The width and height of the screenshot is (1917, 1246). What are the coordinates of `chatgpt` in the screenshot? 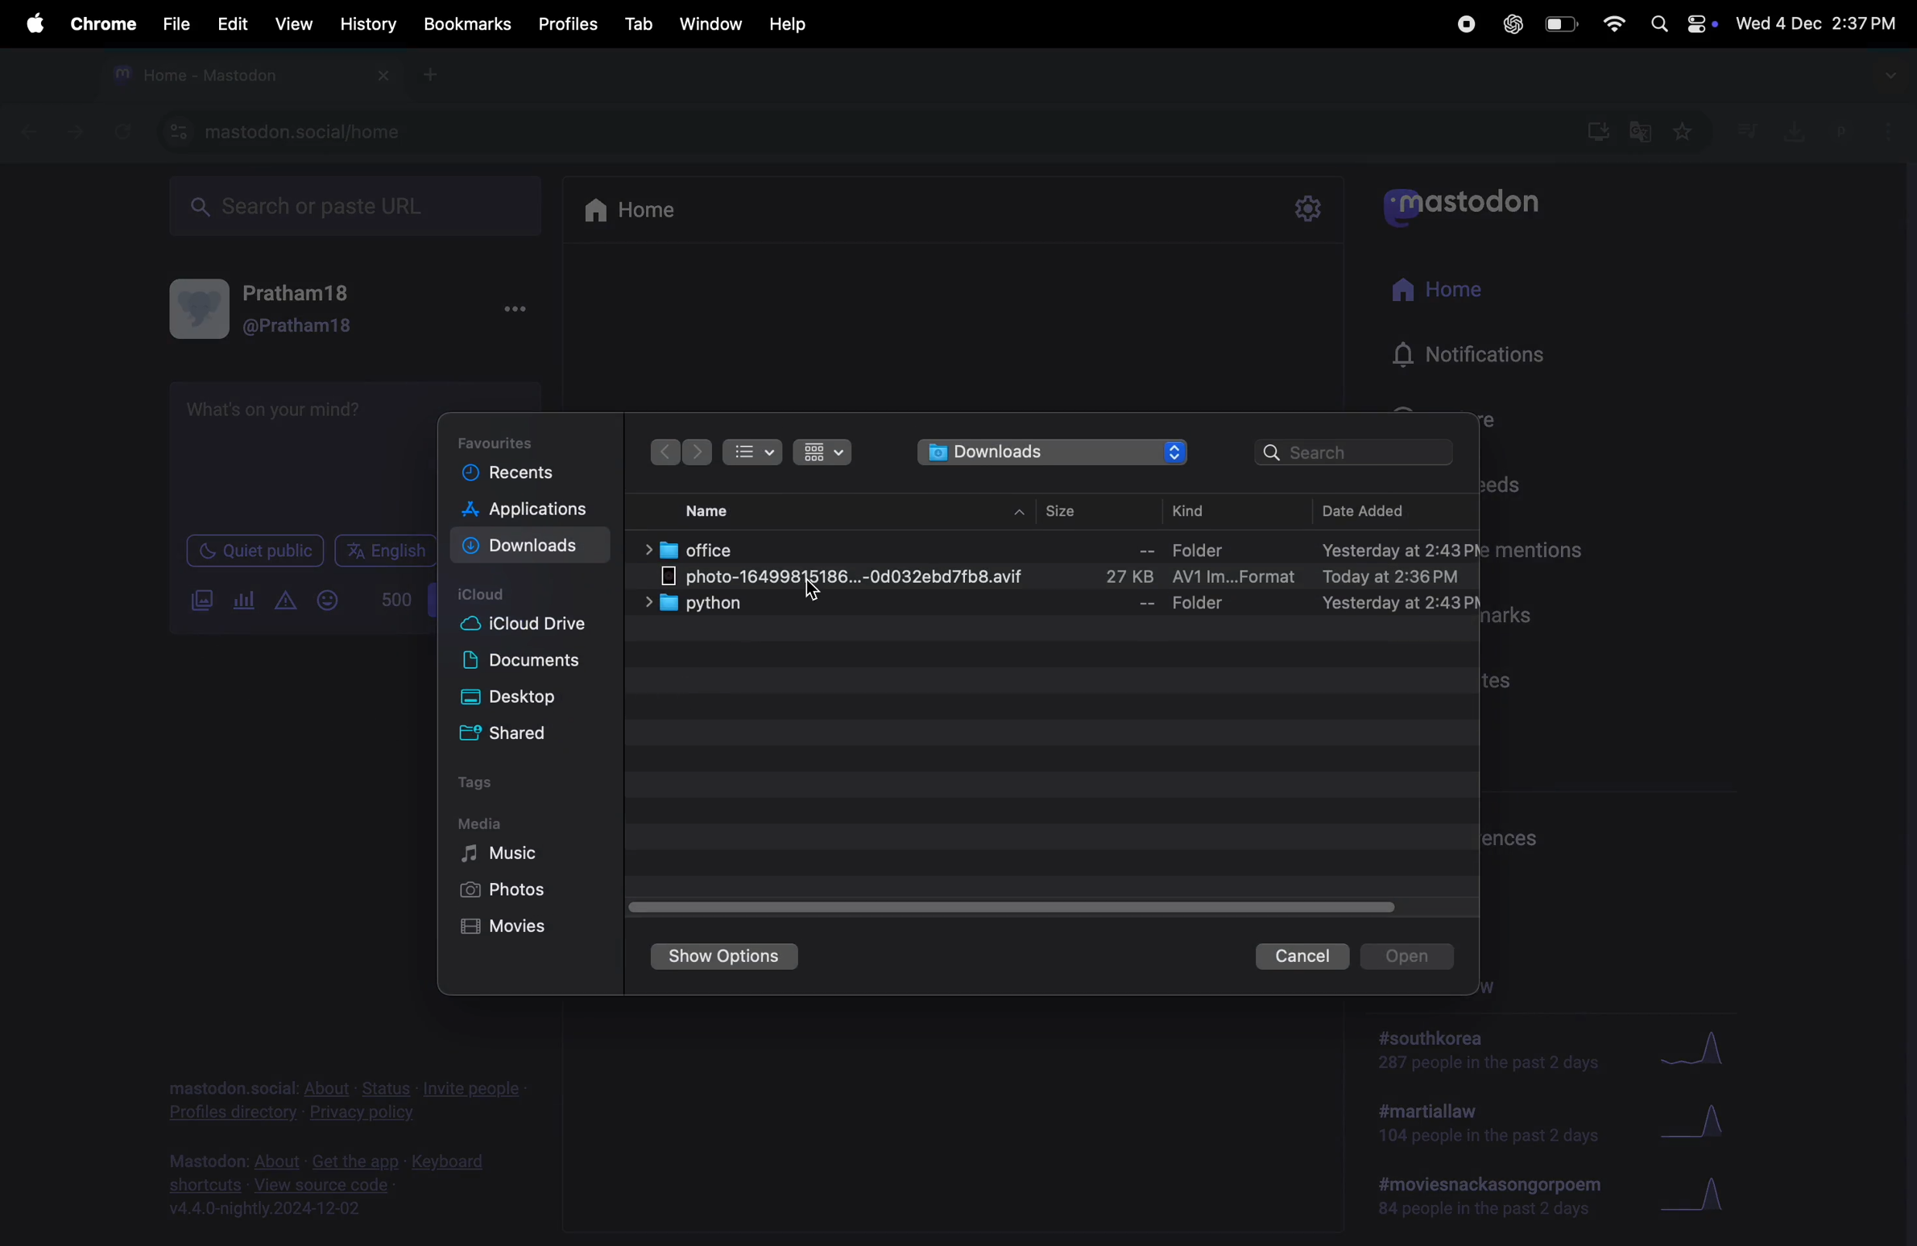 It's located at (1510, 23).